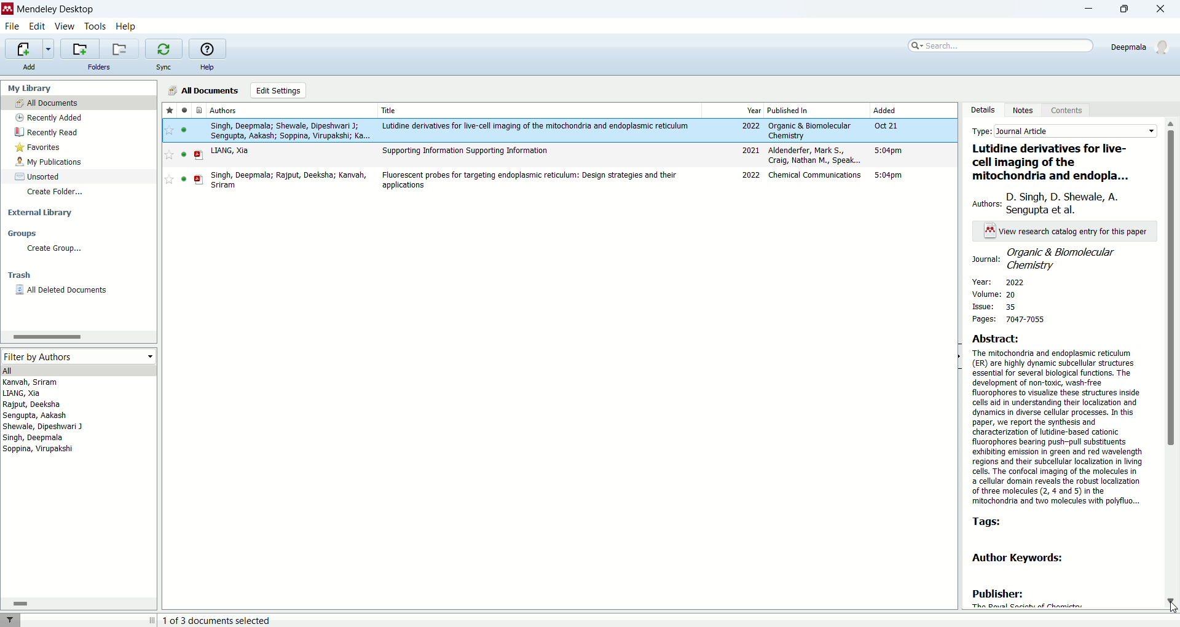 Image resolution: width=1180 pixels, height=627 pixels. Describe the element at coordinates (77, 336) in the screenshot. I see `horizontal scroll bar` at that location.